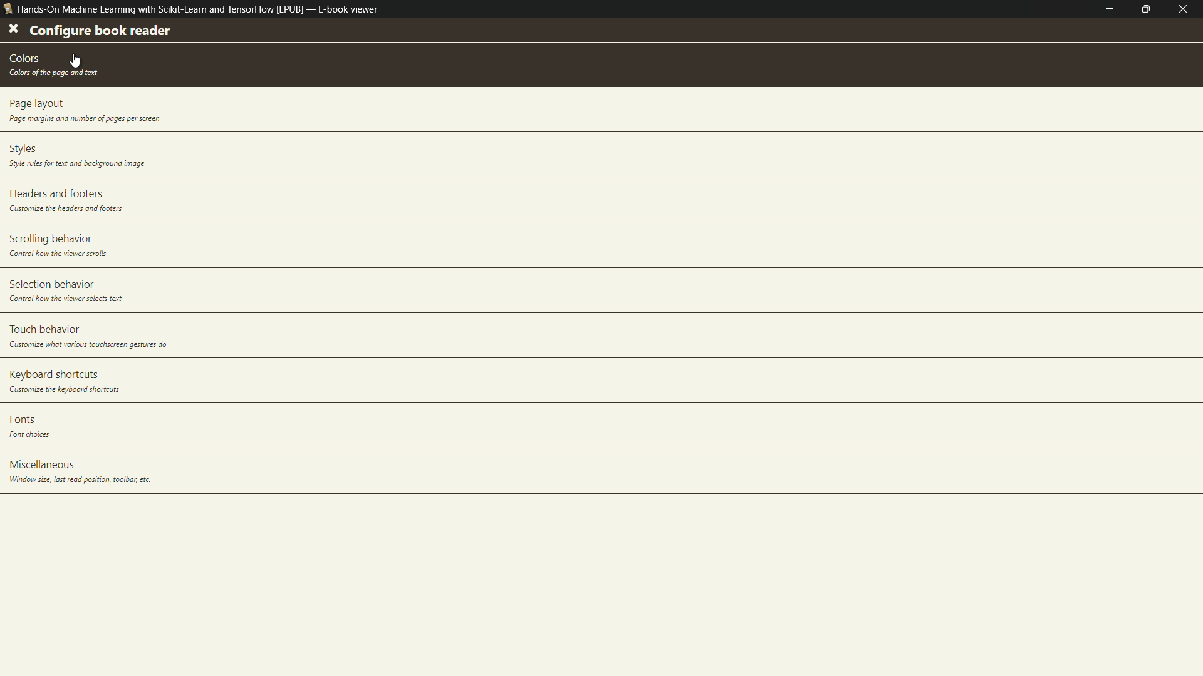 The height and width of the screenshot is (676, 1203). What do you see at coordinates (33, 436) in the screenshot?
I see `text` at bounding box center [33, 436].